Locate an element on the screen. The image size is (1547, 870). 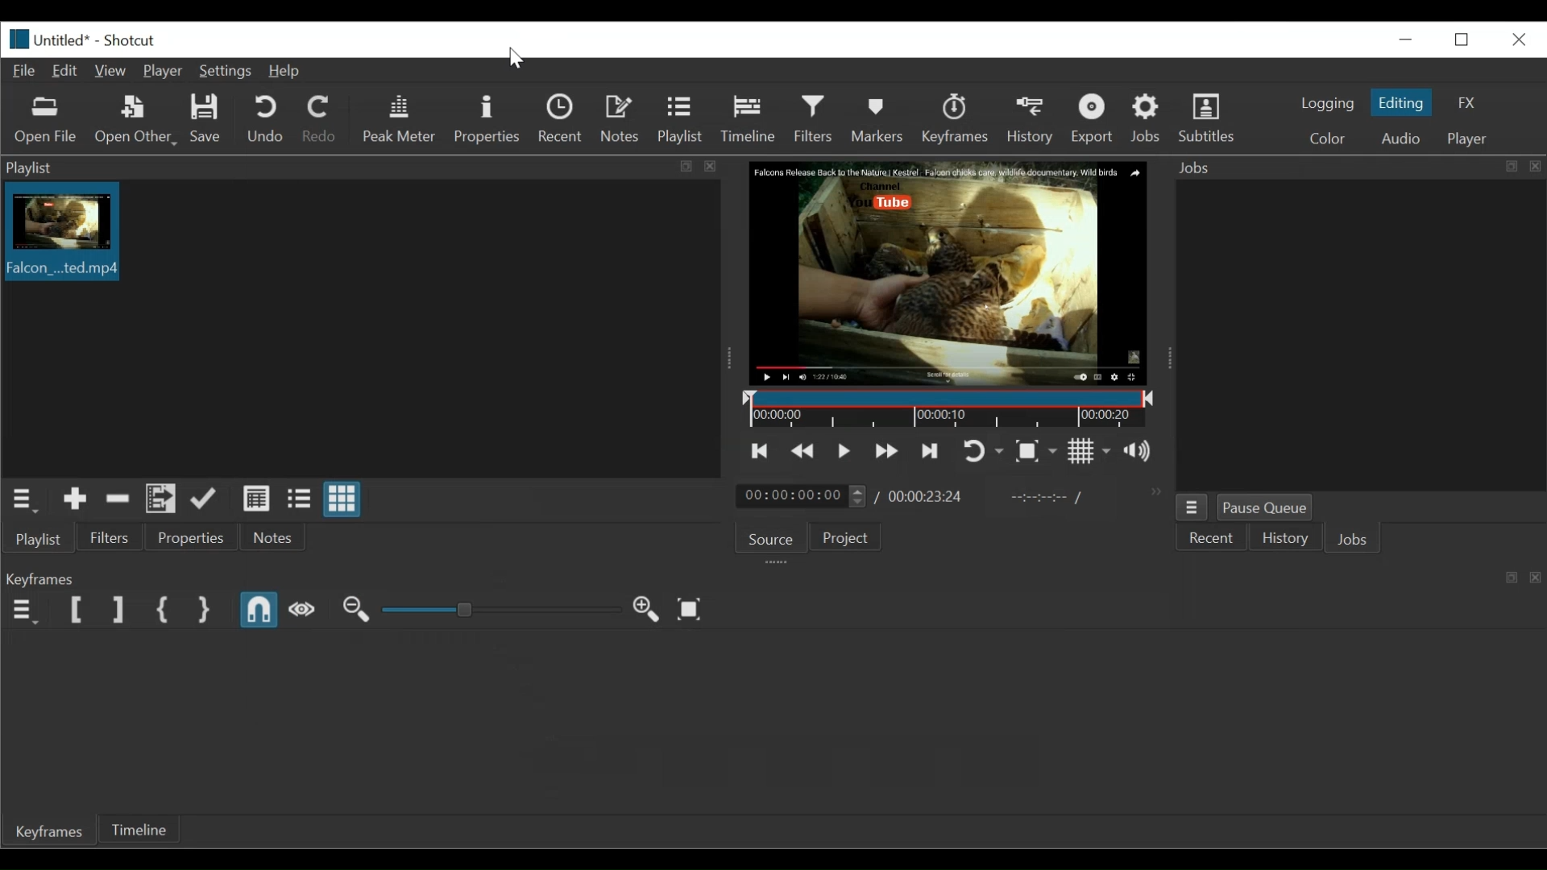
Notes is located at coordinates (624, 119).